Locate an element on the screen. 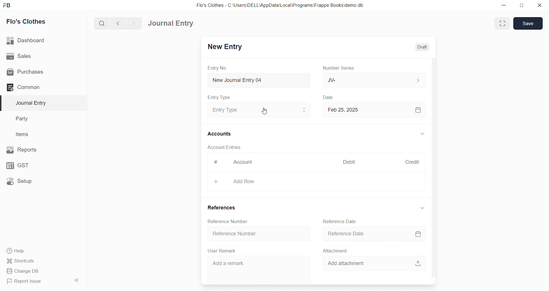 This screenshot has height=291, width=549. Attachment is located at coordinates (335, 250).